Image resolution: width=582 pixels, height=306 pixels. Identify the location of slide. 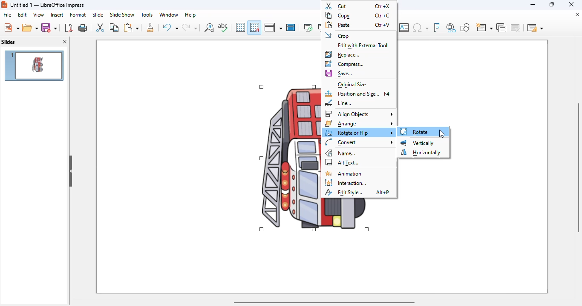
(98, 14).